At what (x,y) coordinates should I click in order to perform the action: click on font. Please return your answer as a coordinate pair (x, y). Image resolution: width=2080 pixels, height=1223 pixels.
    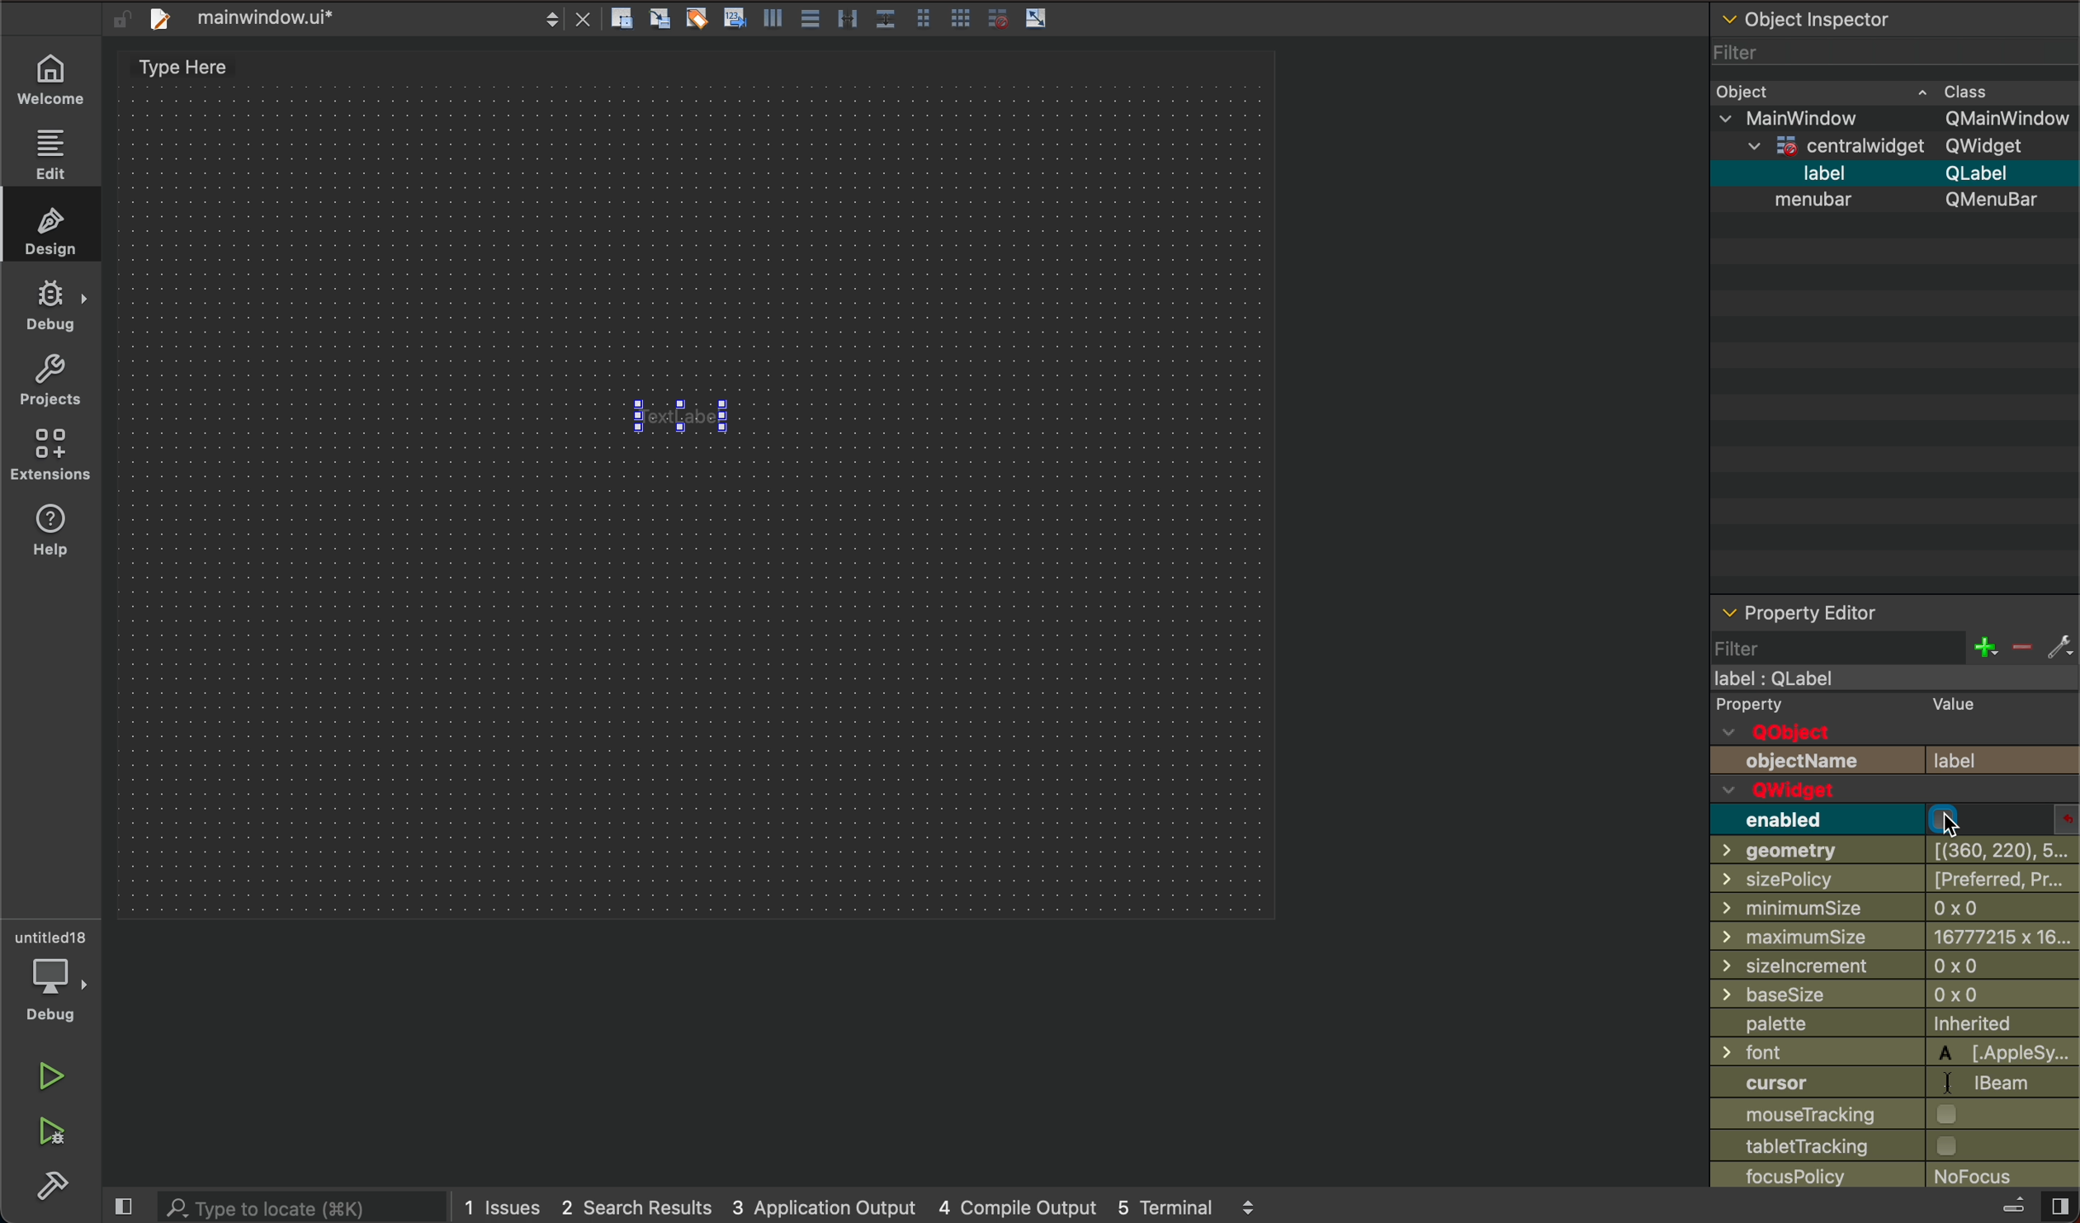
    Looking at the image, I should click on (1763, 1051).